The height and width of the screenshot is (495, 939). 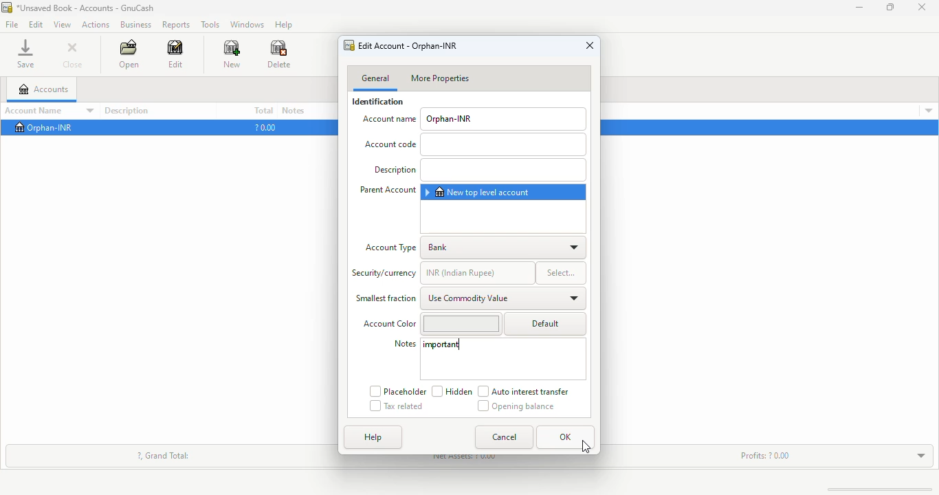 I want to click on general, so click(x=375, y=79).